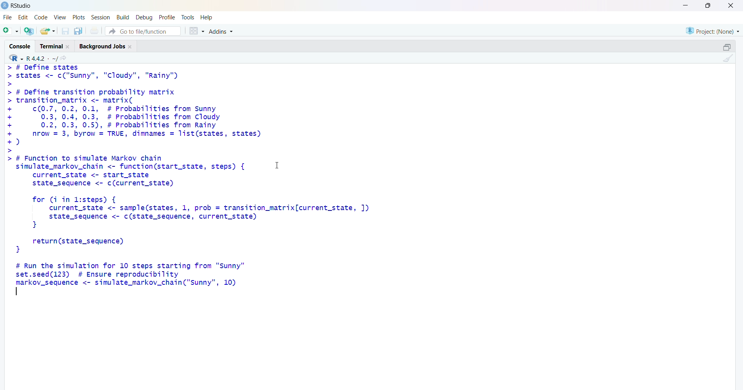  Describe the element at coordinates (731, 6) in the screenshot. I see `close` at that location.